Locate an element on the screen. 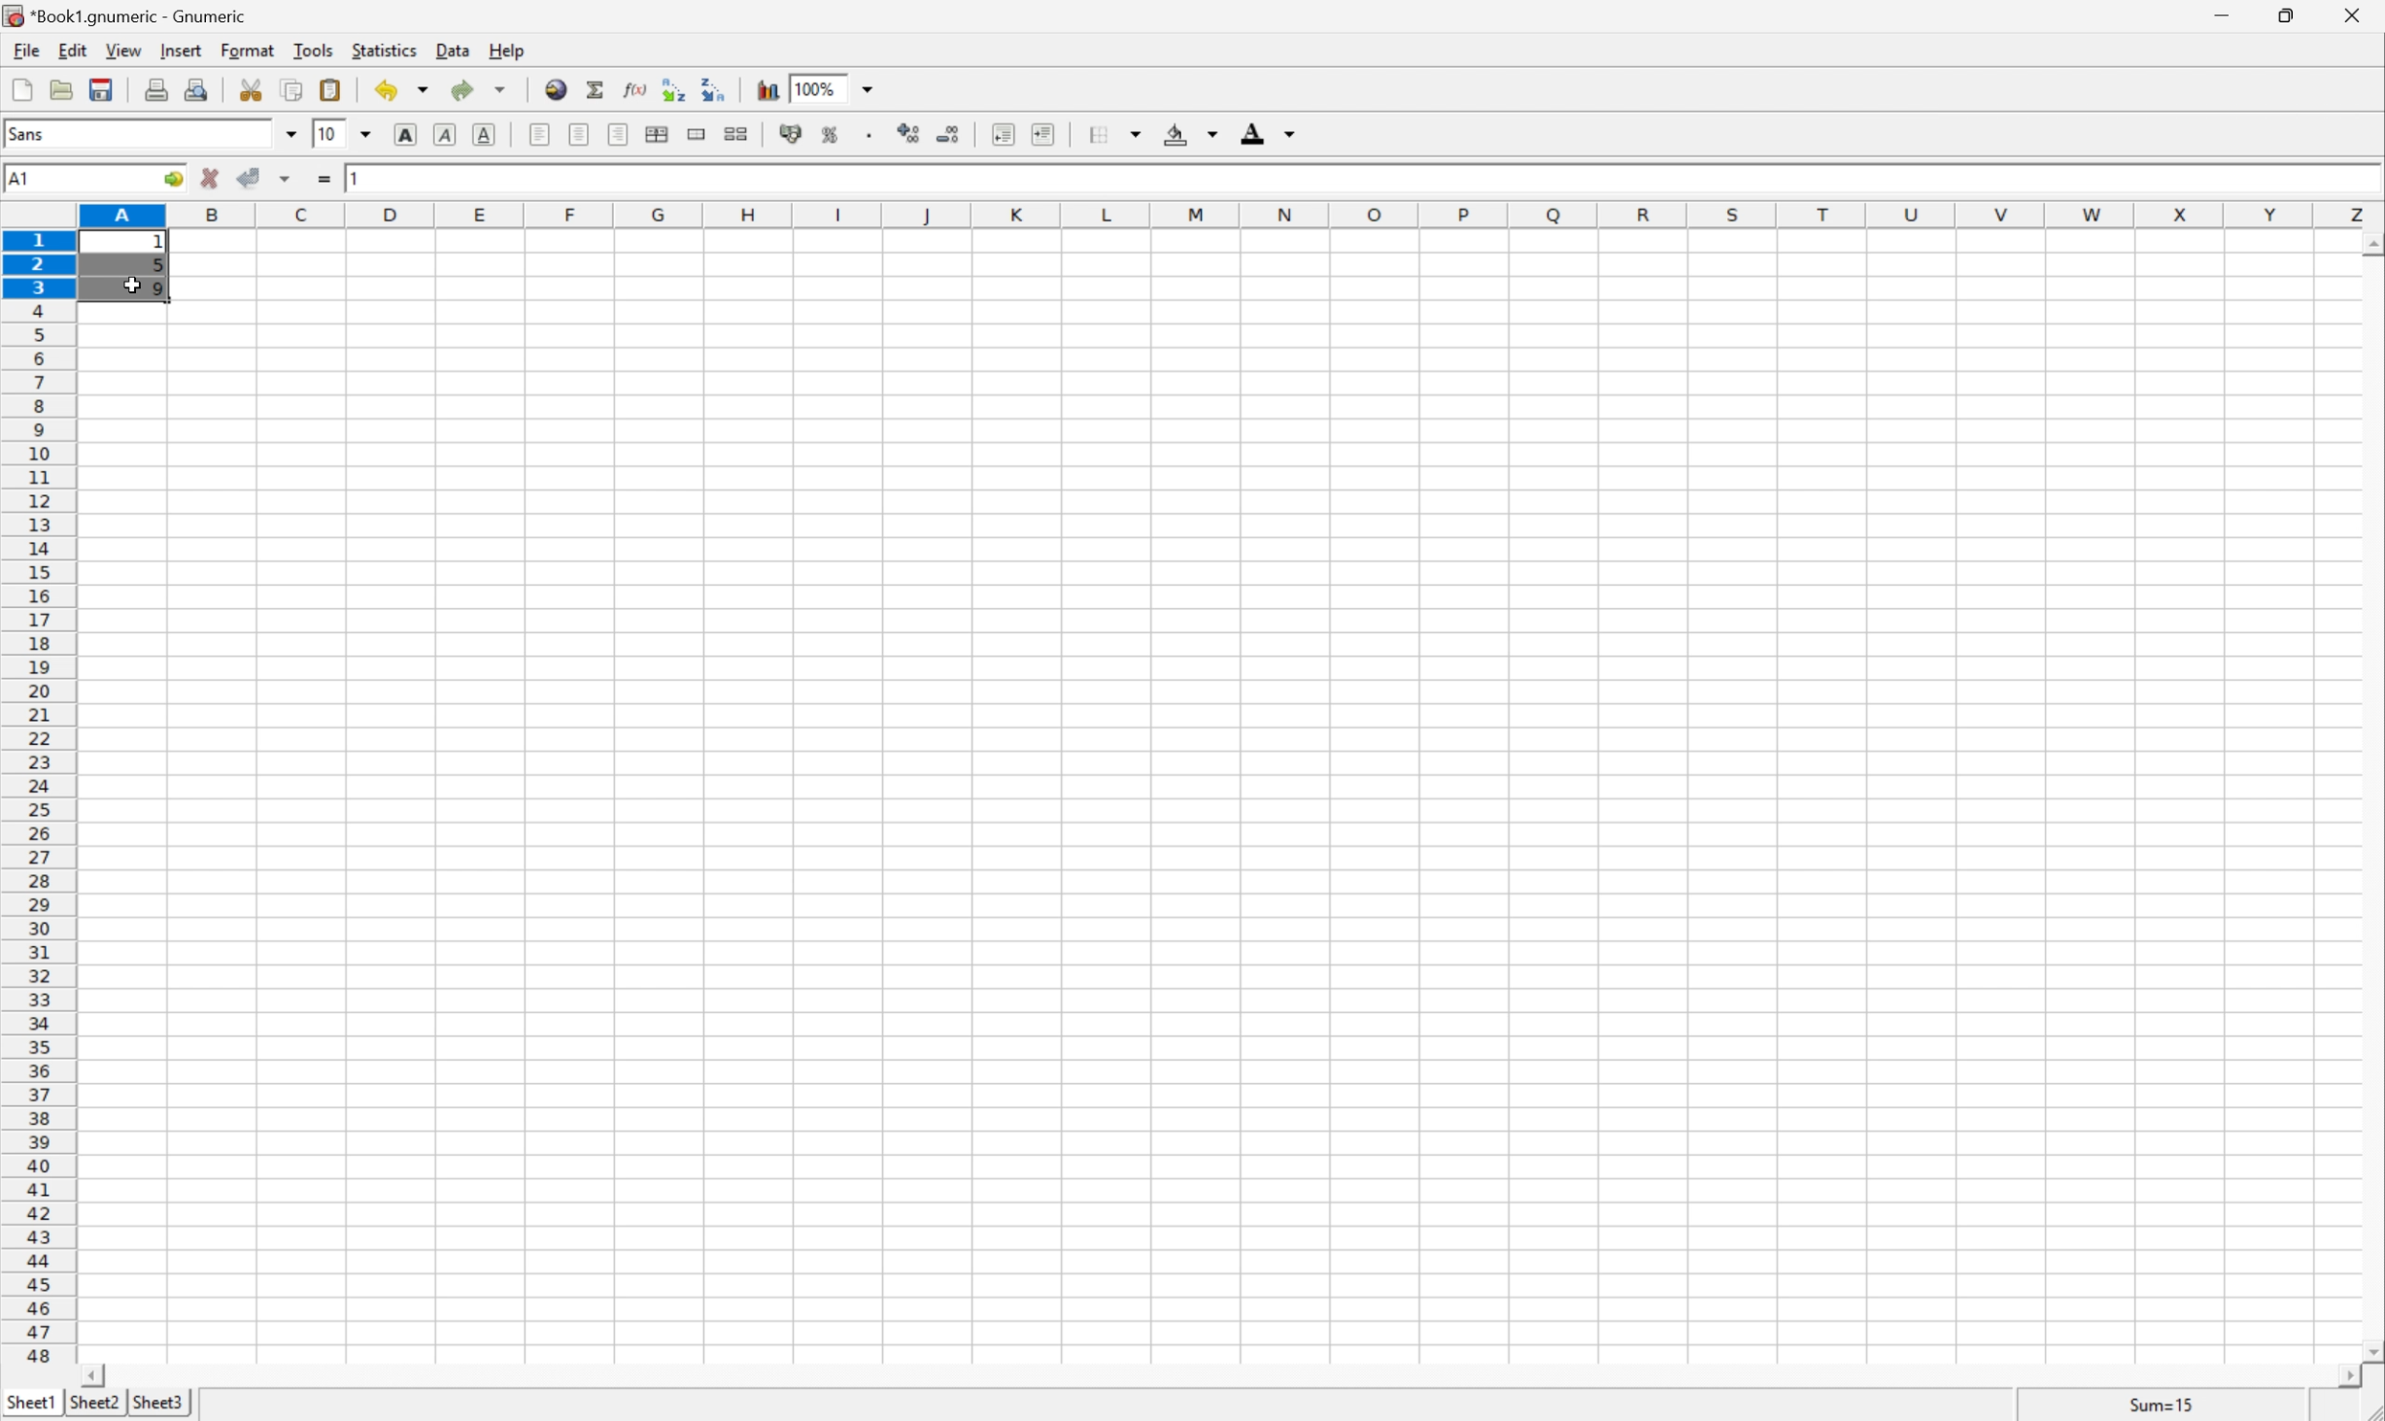 This screenshot has height=1421, width=2385. format selection as accounting is located at coordinates (792, 134).